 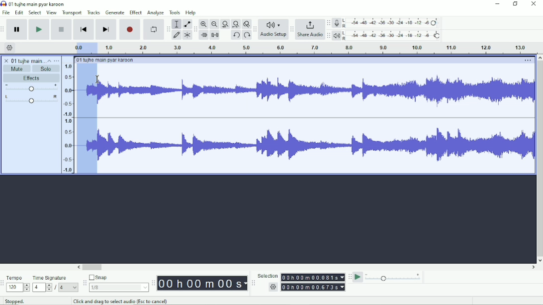 What do you see at coordinates (252, 283) in the screenshot?
I see `Audacity selection toolbar` at bounding box center [252, 283].